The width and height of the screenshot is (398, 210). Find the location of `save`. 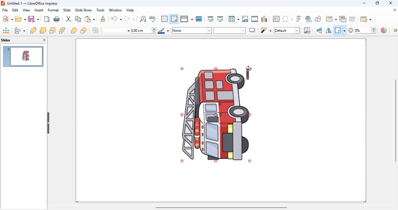

save is located at coordinates (34, 19).